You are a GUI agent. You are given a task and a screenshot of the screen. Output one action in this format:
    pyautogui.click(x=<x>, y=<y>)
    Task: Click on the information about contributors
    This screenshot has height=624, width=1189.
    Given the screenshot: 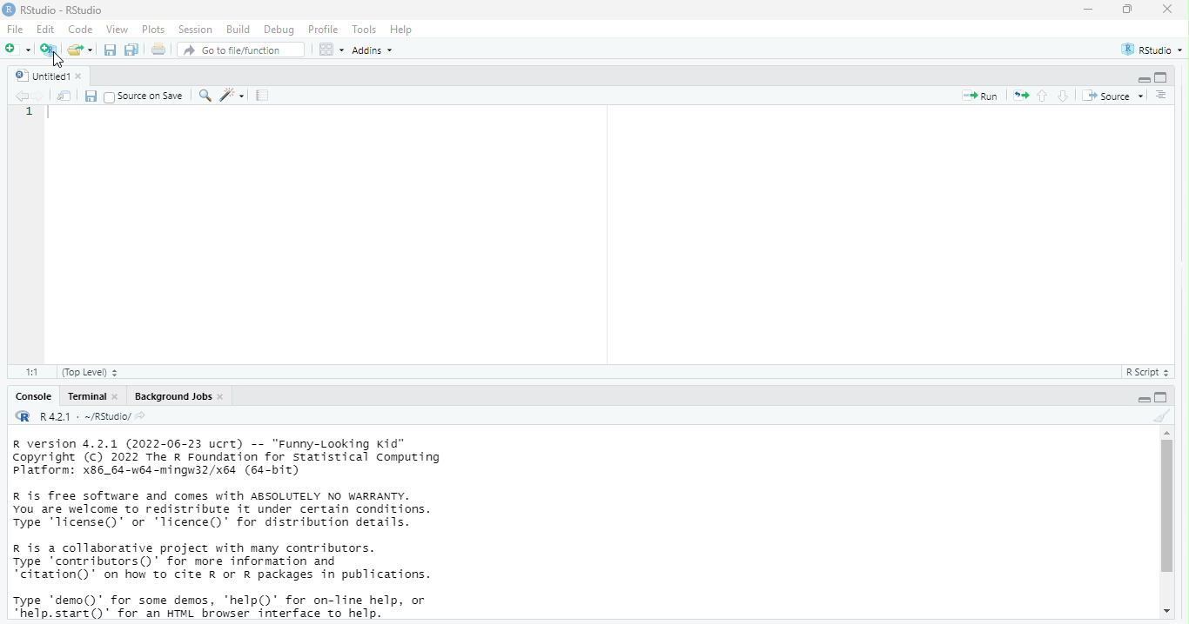 What is the action you would take?
    pyautogui.click(x=226, y=561)
    